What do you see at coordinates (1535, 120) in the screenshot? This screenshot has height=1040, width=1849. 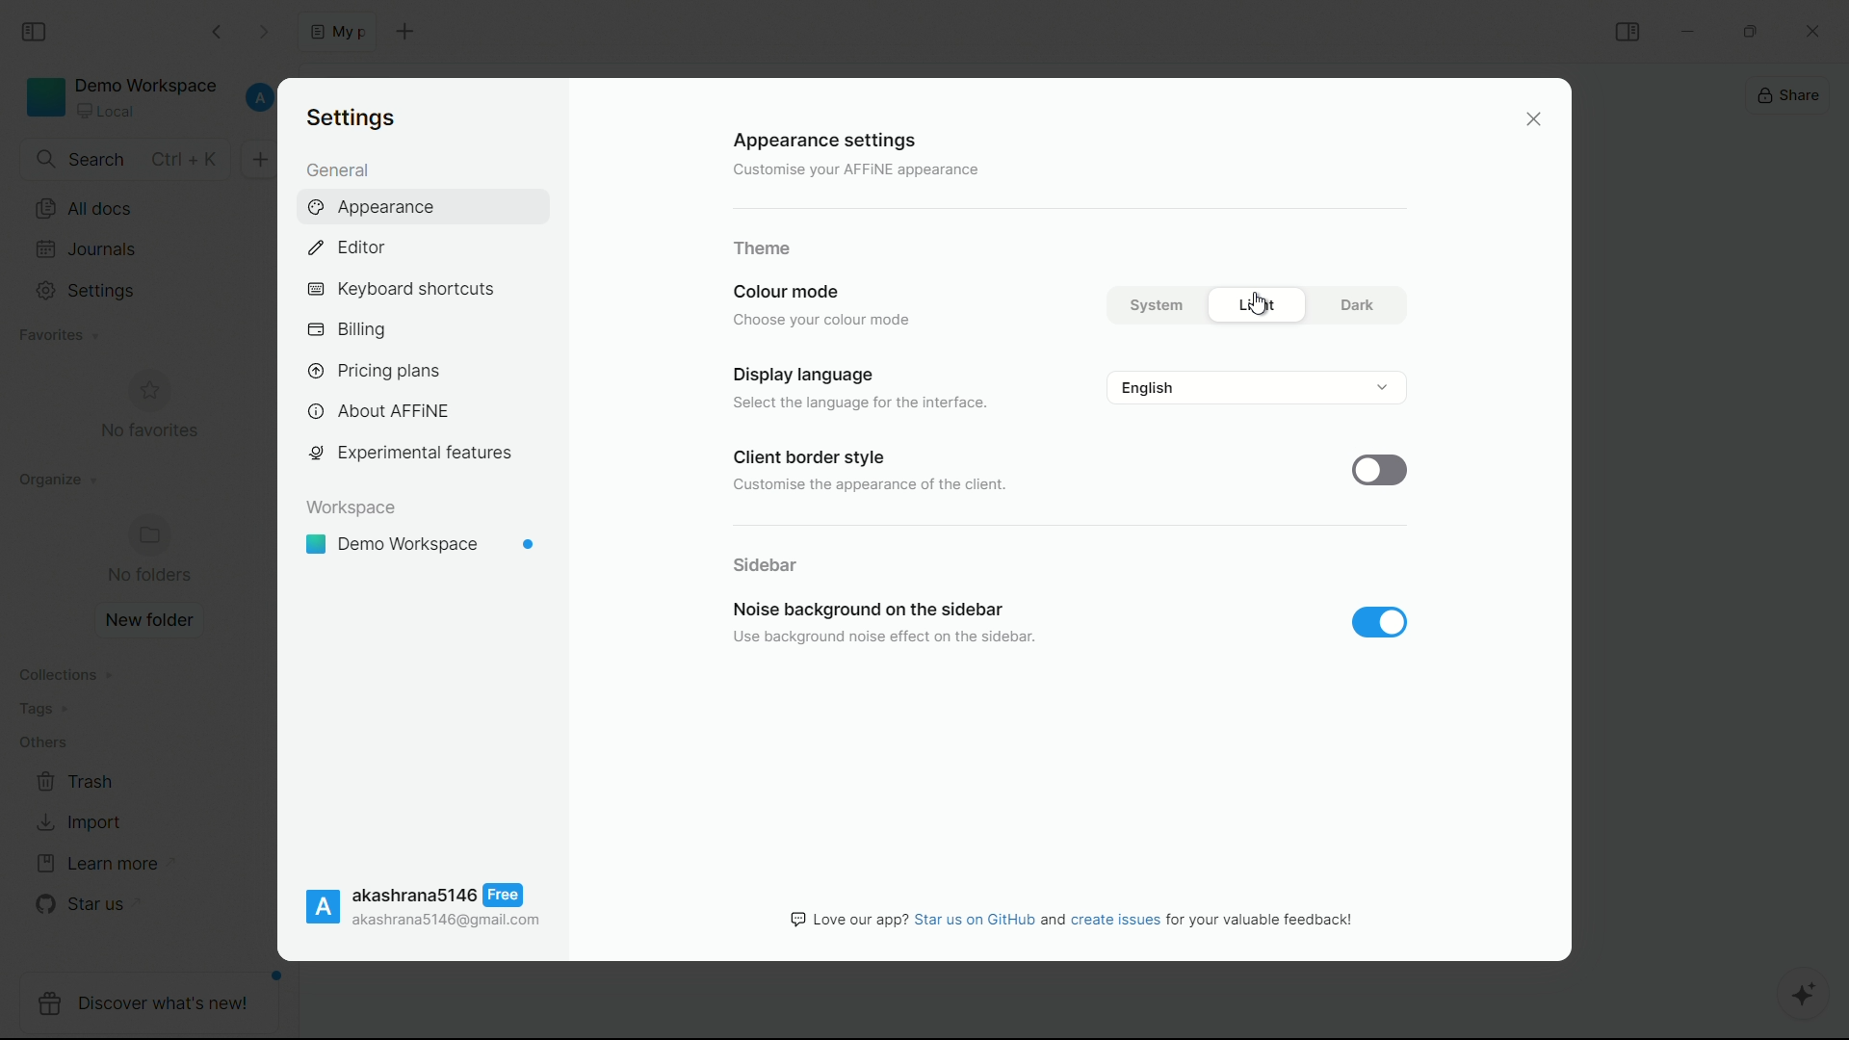 I see `close` at bounding box center [1535, 120].